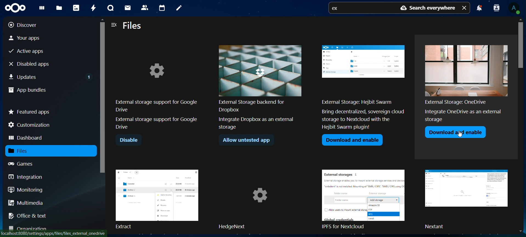 This screenshot has width=526, height=237. Describe the element at coordinates (426, 8) in the screenshot. I see `search everywhere` at that location.